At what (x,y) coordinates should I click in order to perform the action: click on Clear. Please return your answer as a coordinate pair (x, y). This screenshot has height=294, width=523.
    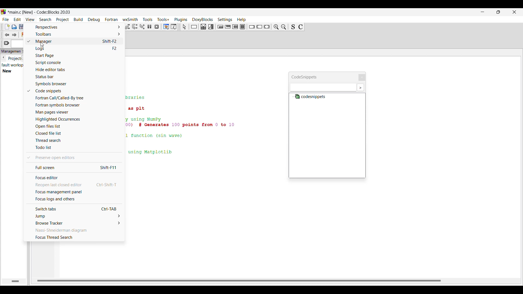
    Looking at the image, I should click on (7, 43).